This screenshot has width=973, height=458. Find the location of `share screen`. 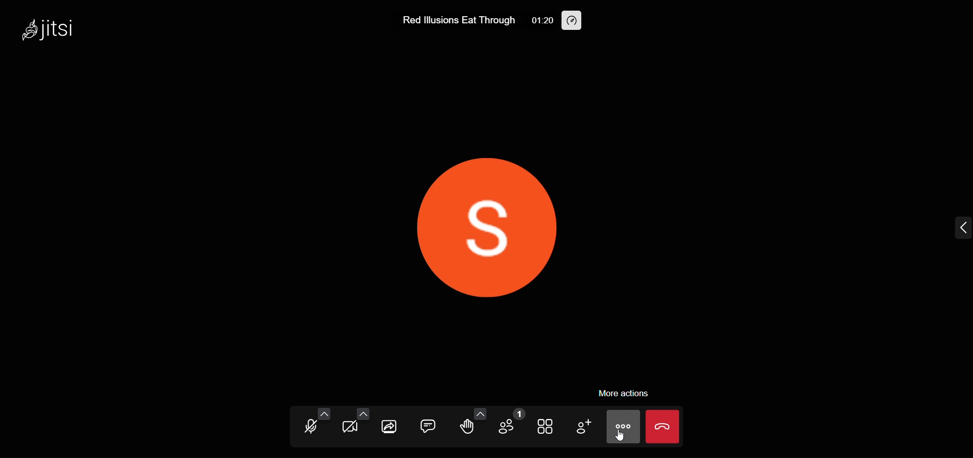

share screen is located at coordinates (389, 427).